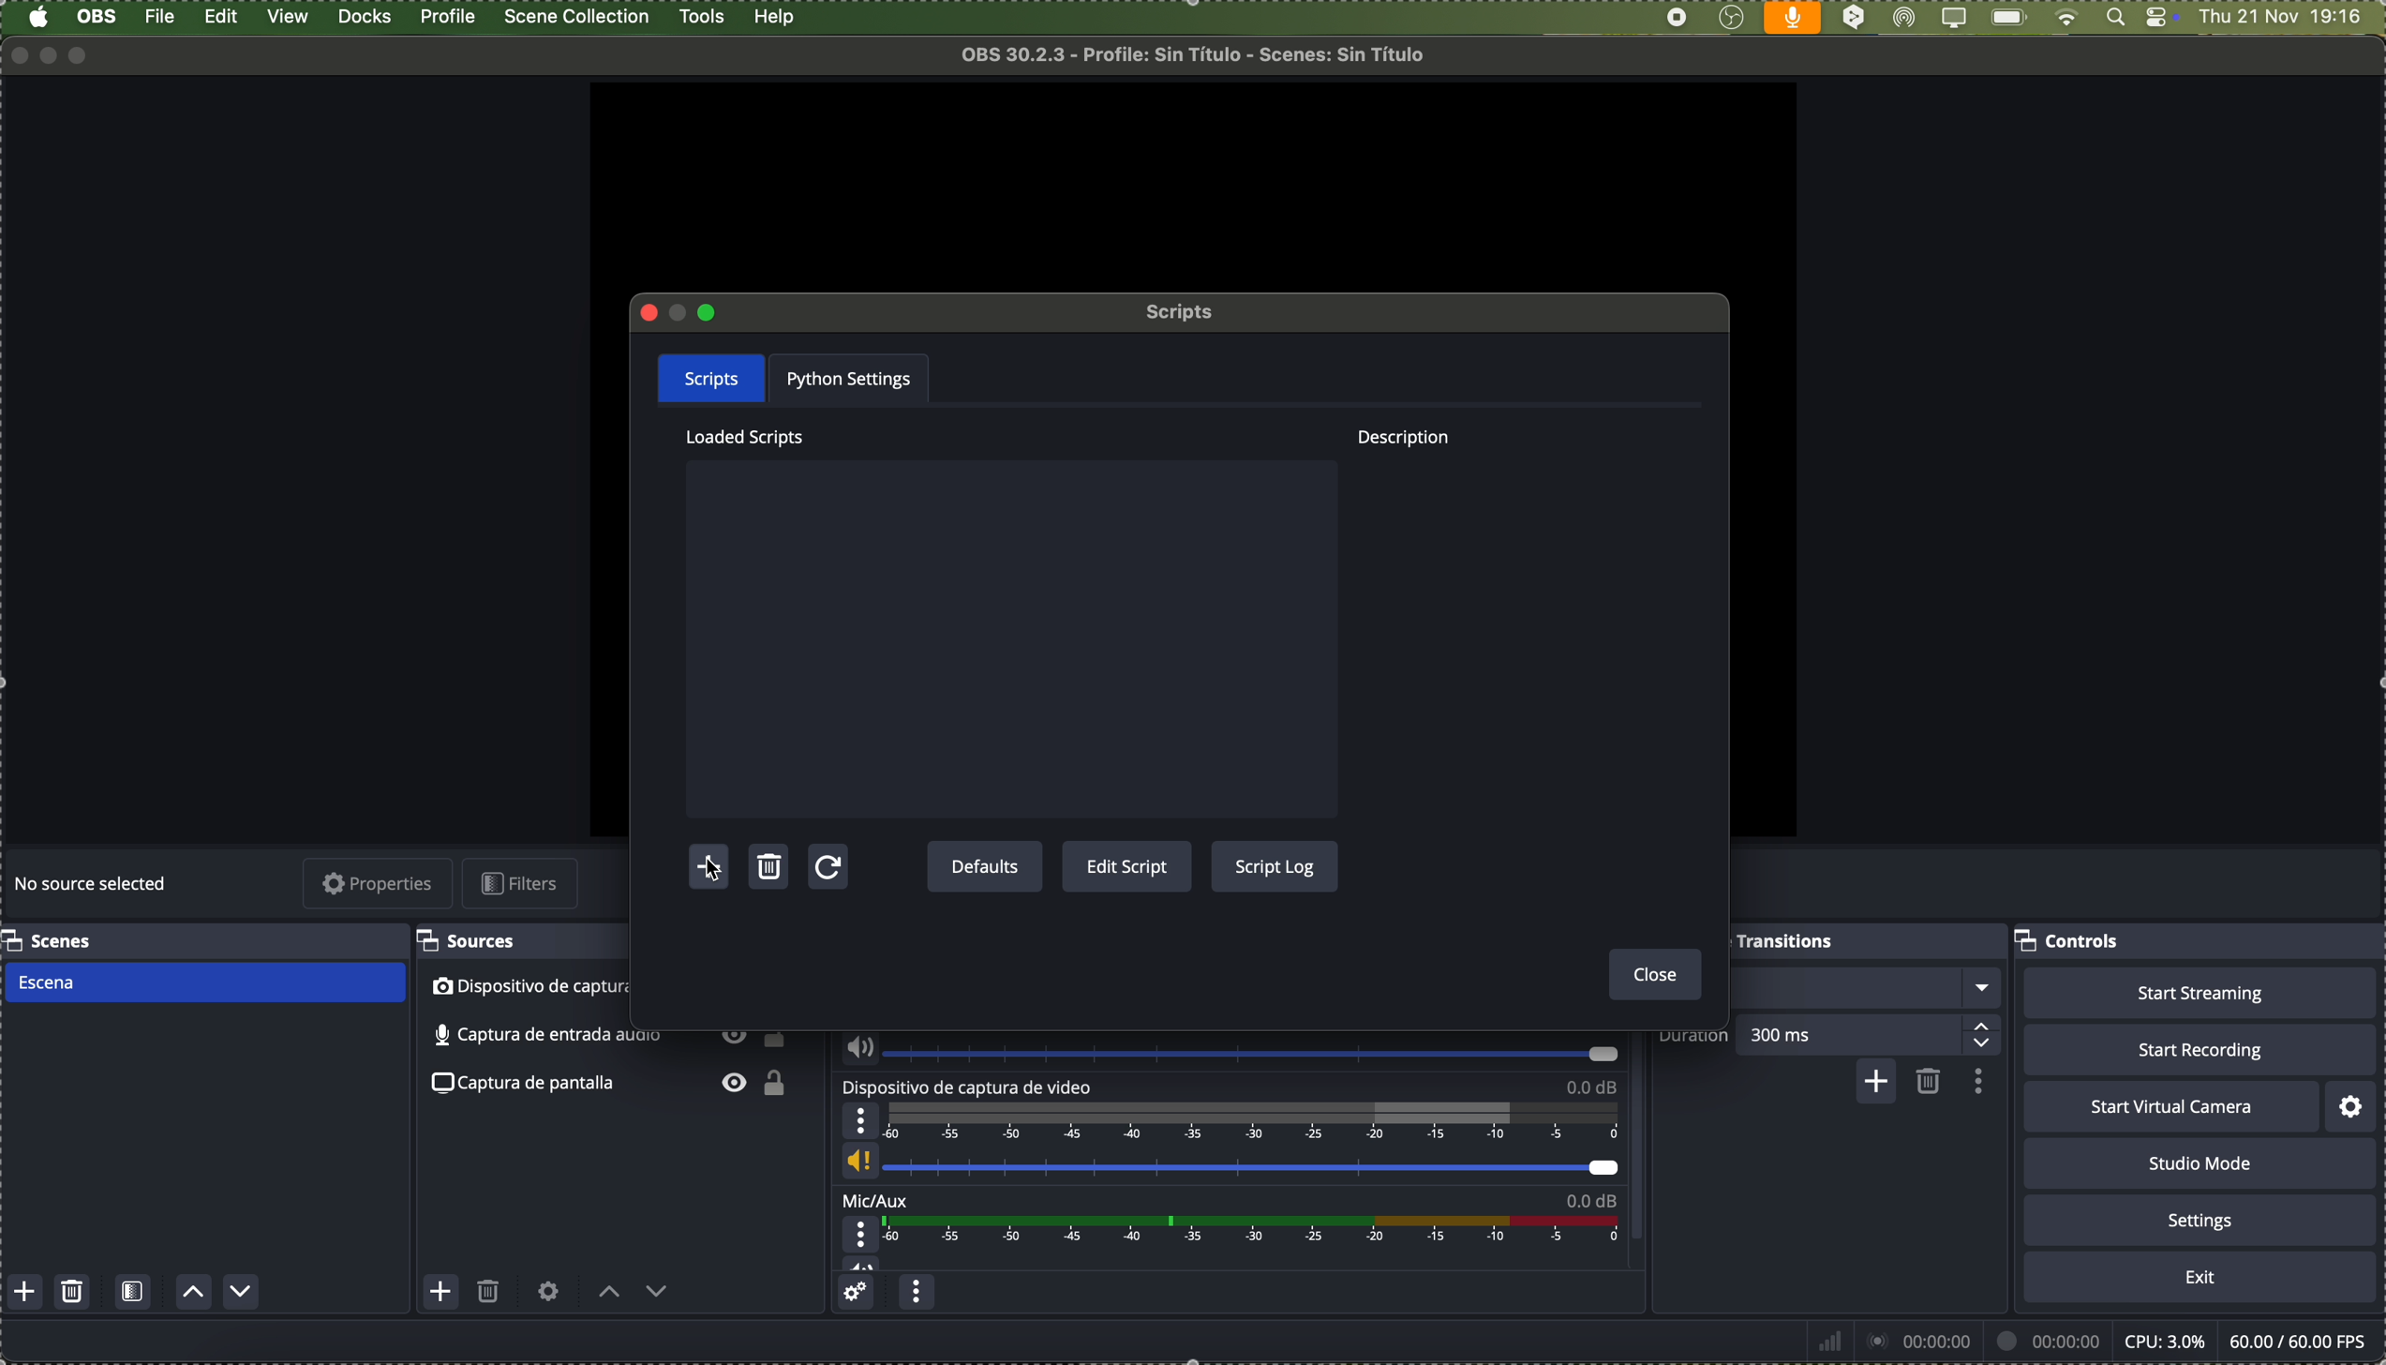 The image size is (2386, 1365). I want to click on move scene down, so click(242, 1292).